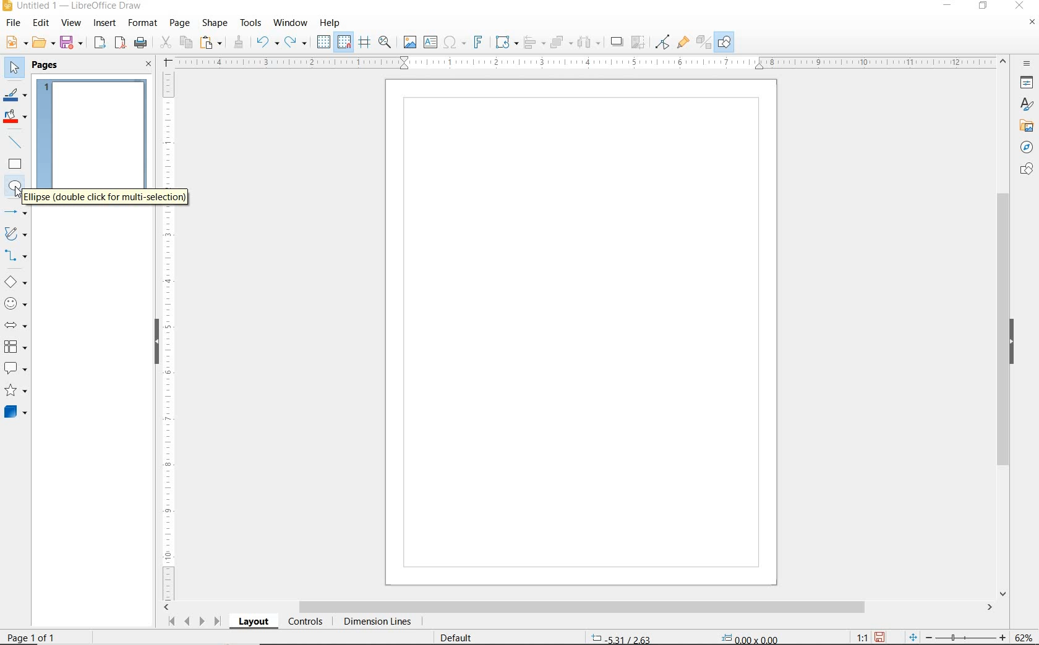 This screenshot has height=645, width=1039. Describe the element at coordinates (212, 43) in the screenshot. I see `PASTE` at that location.